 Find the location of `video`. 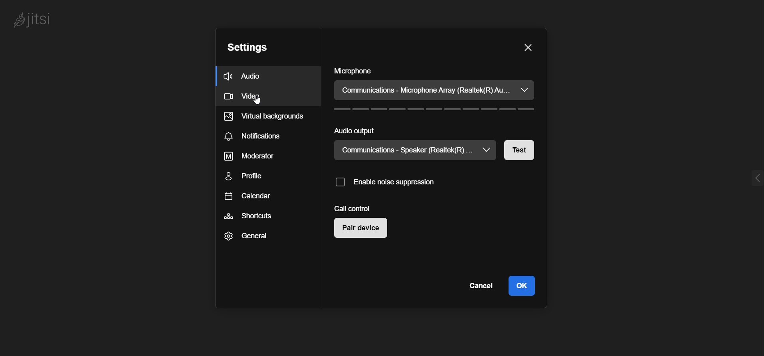

video is located at coordinates (260, 95).